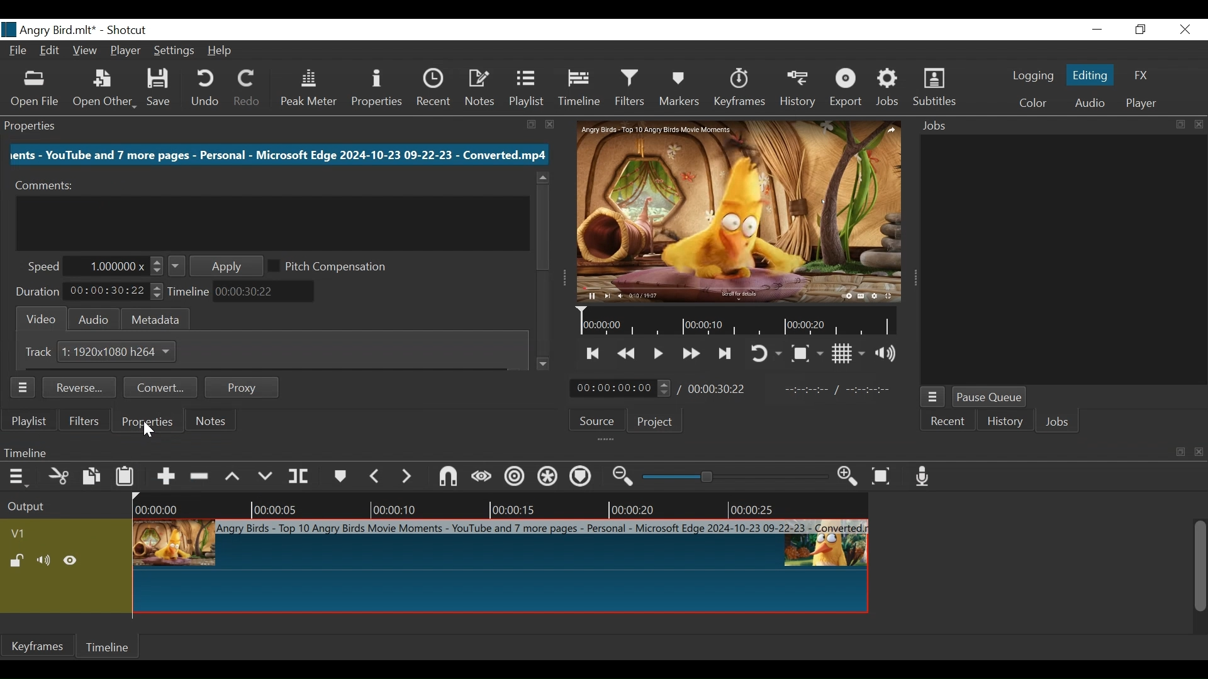 The width and height of the screenshot is (1208, 679). What do you see at coordinates (157, 319) in the screenshot?
I see `Metadata` at bounding box center [157, 319].